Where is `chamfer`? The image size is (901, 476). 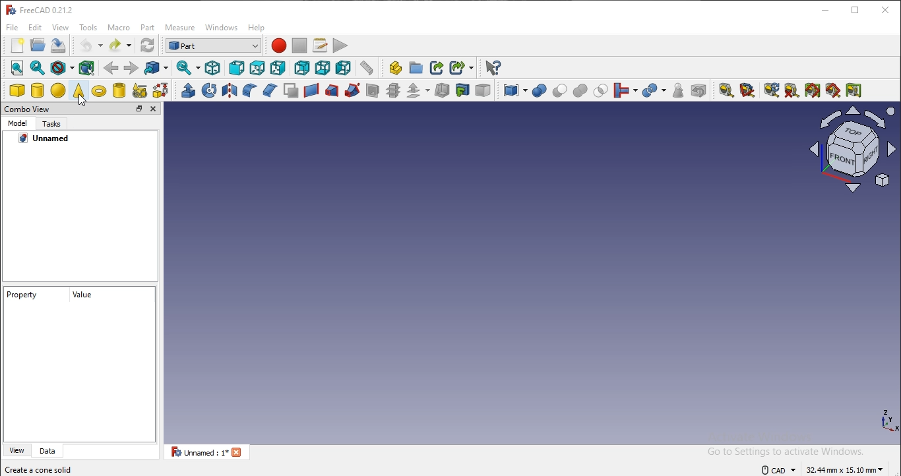 chamfer is located at coordinates (268, 90).